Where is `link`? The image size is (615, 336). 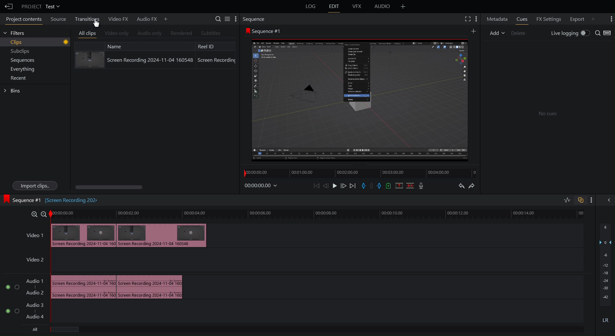
link is located at coordinates (579, 199).